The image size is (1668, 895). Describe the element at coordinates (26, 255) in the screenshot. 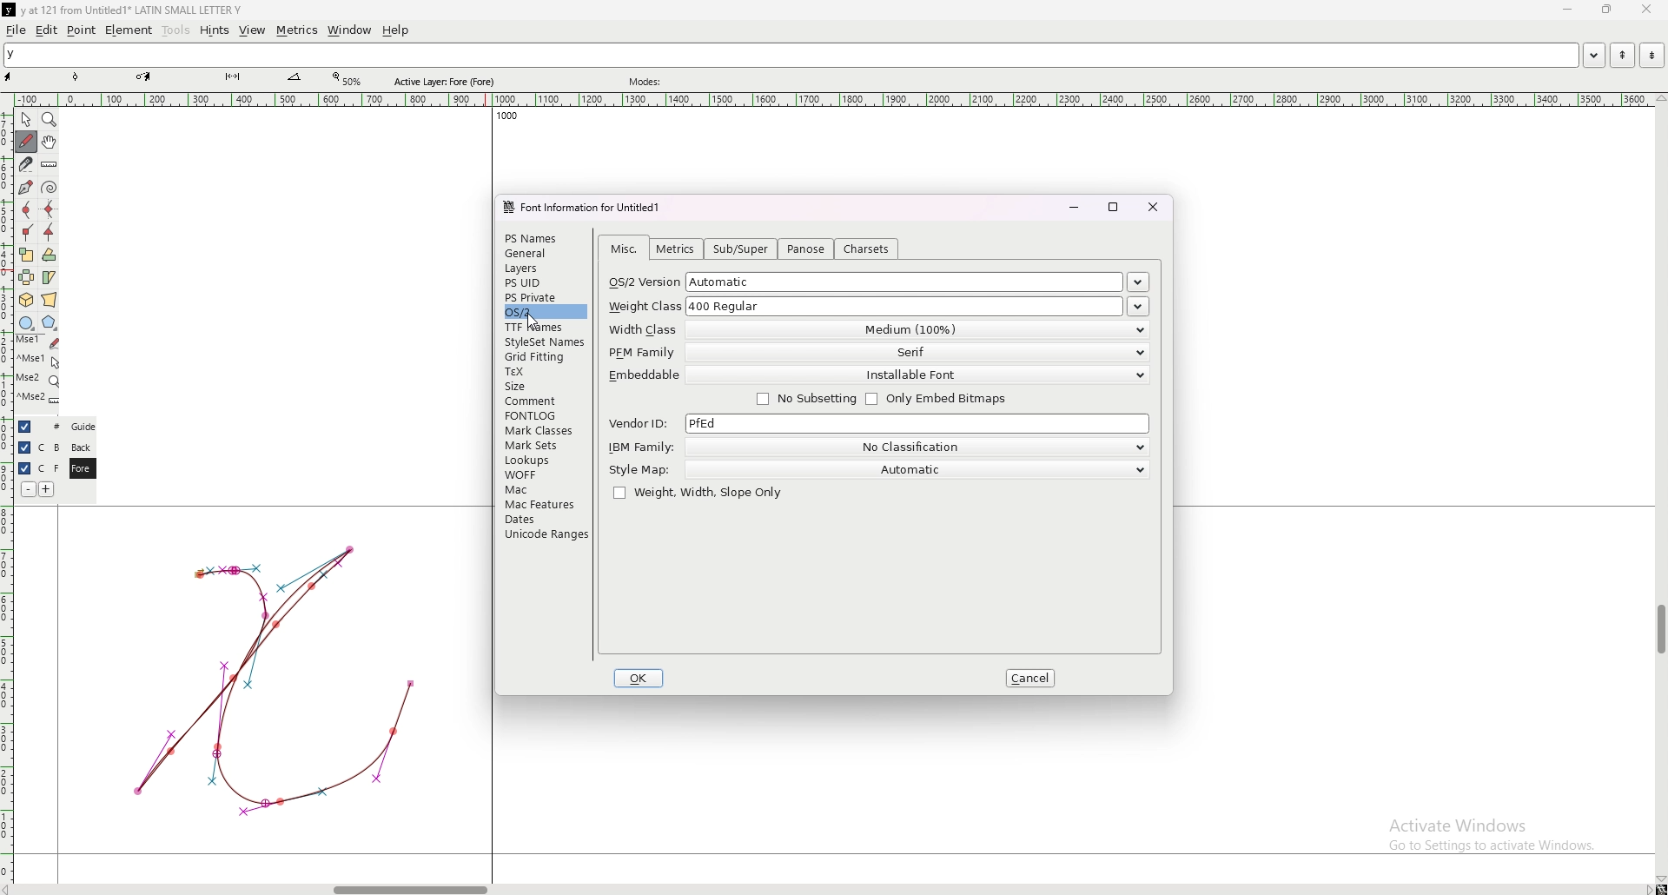

I see `scale the selection` at that location.